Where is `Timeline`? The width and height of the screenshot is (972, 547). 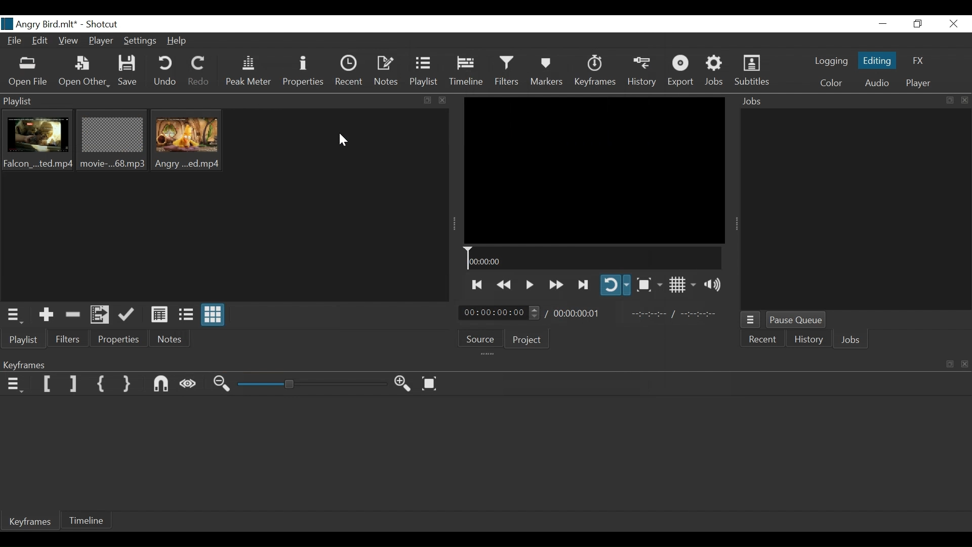 Timeline is located at coordinates (92, 519).